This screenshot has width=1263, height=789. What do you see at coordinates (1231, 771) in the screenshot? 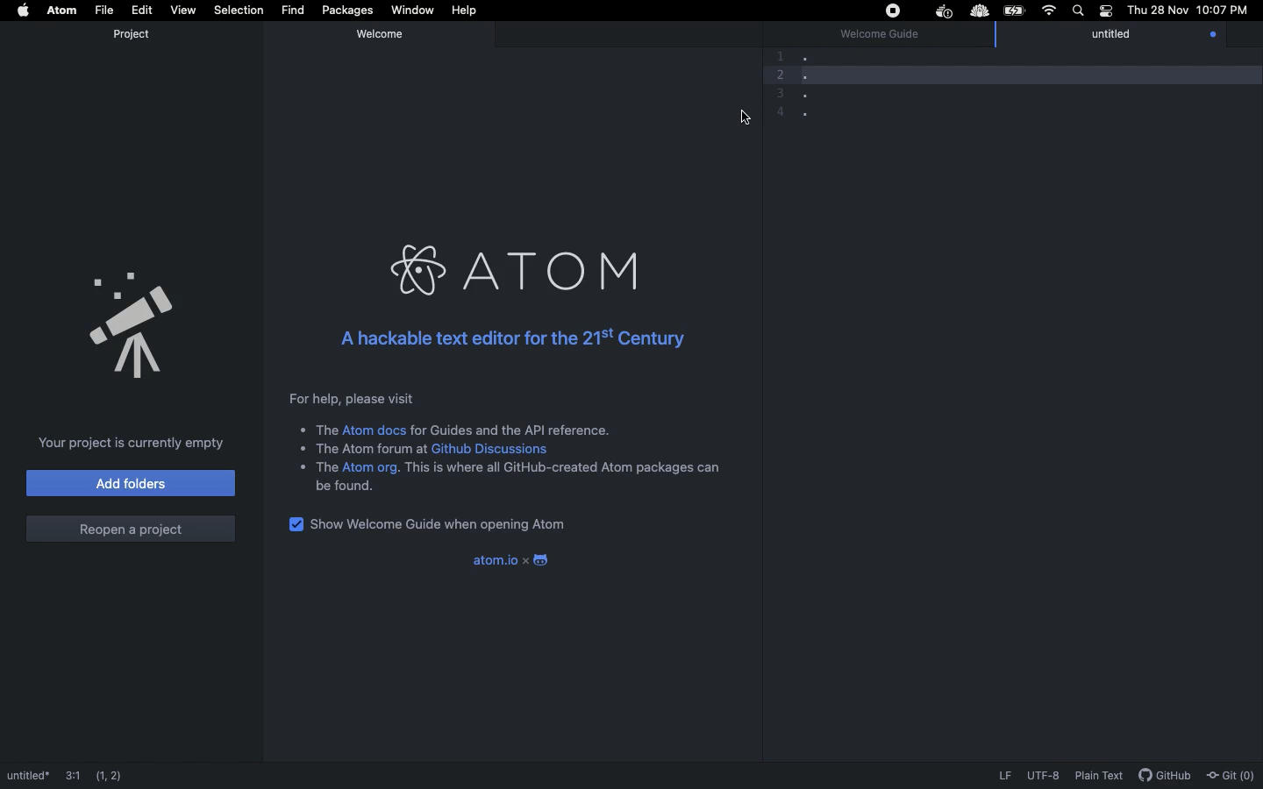
I see `Git ` at bounding box center [1231, 771].